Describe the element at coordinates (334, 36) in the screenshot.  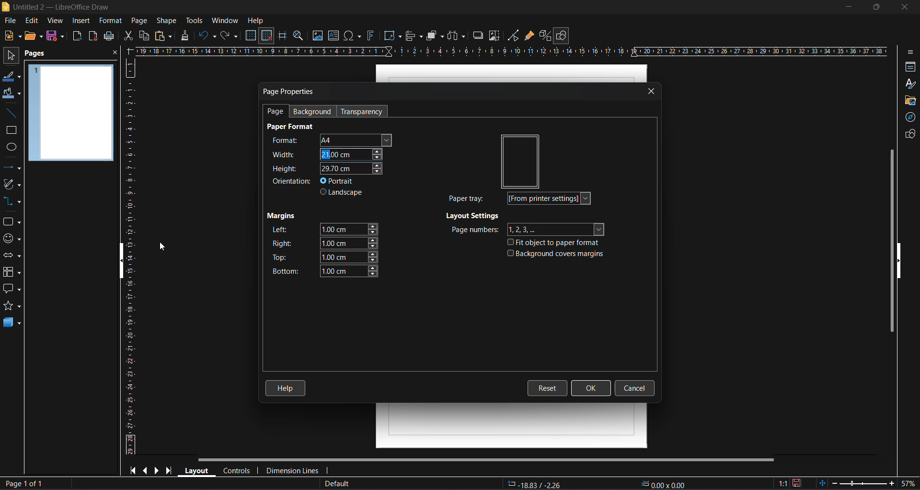
I see `textbox` at that location.